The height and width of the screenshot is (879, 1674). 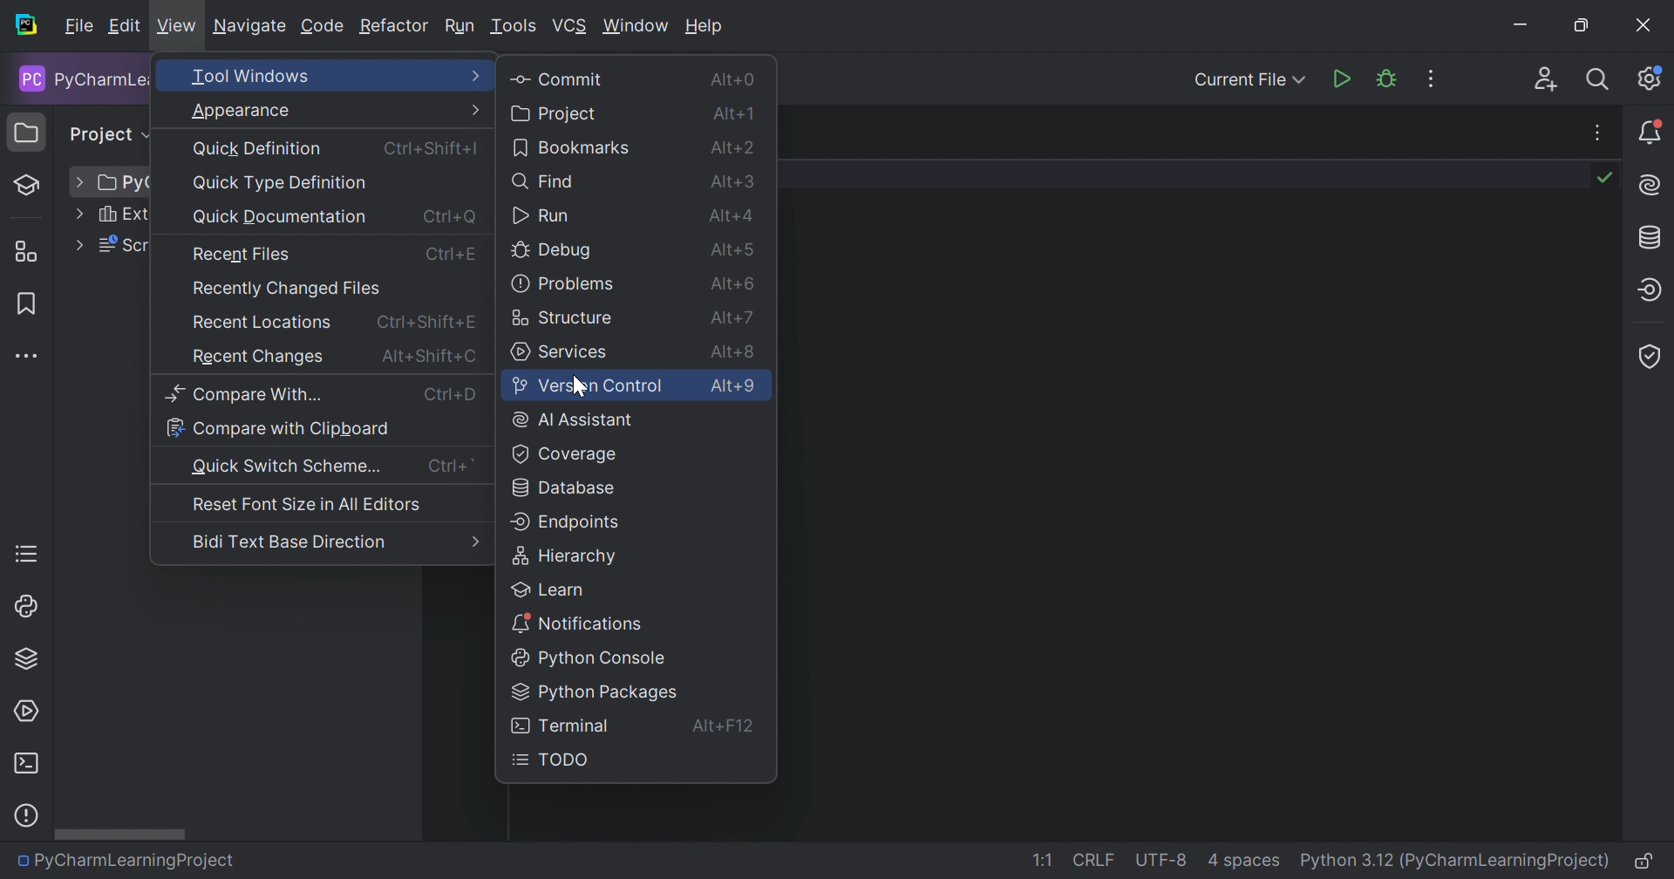 I want to click on Alt+4, so click(x=729, y=215).